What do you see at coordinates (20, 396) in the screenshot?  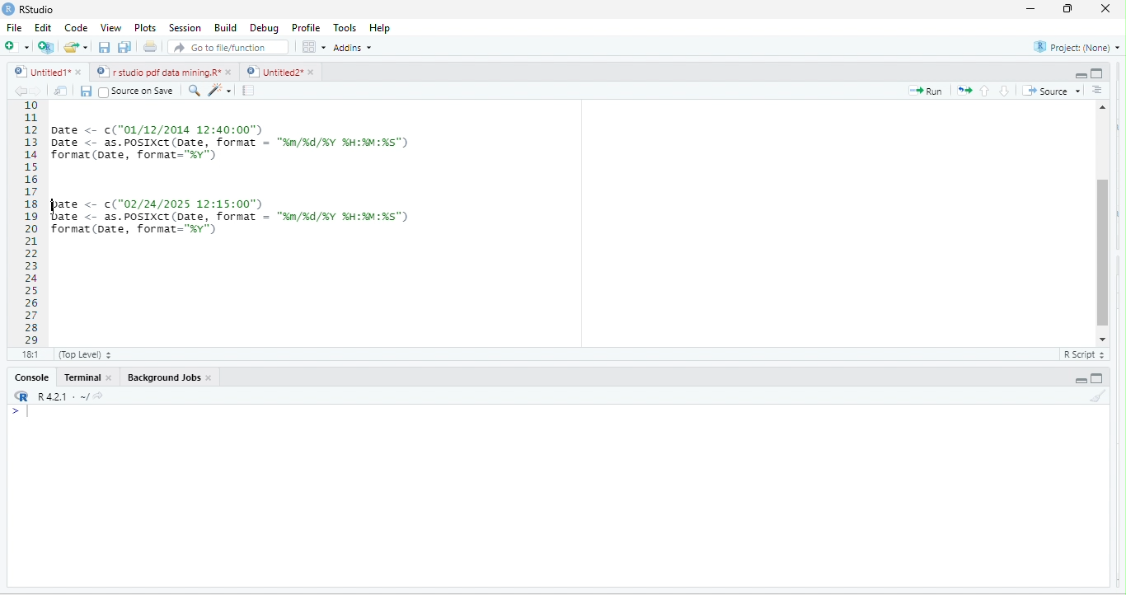 I see `rs studio logo` at bounding box center [20, 396].